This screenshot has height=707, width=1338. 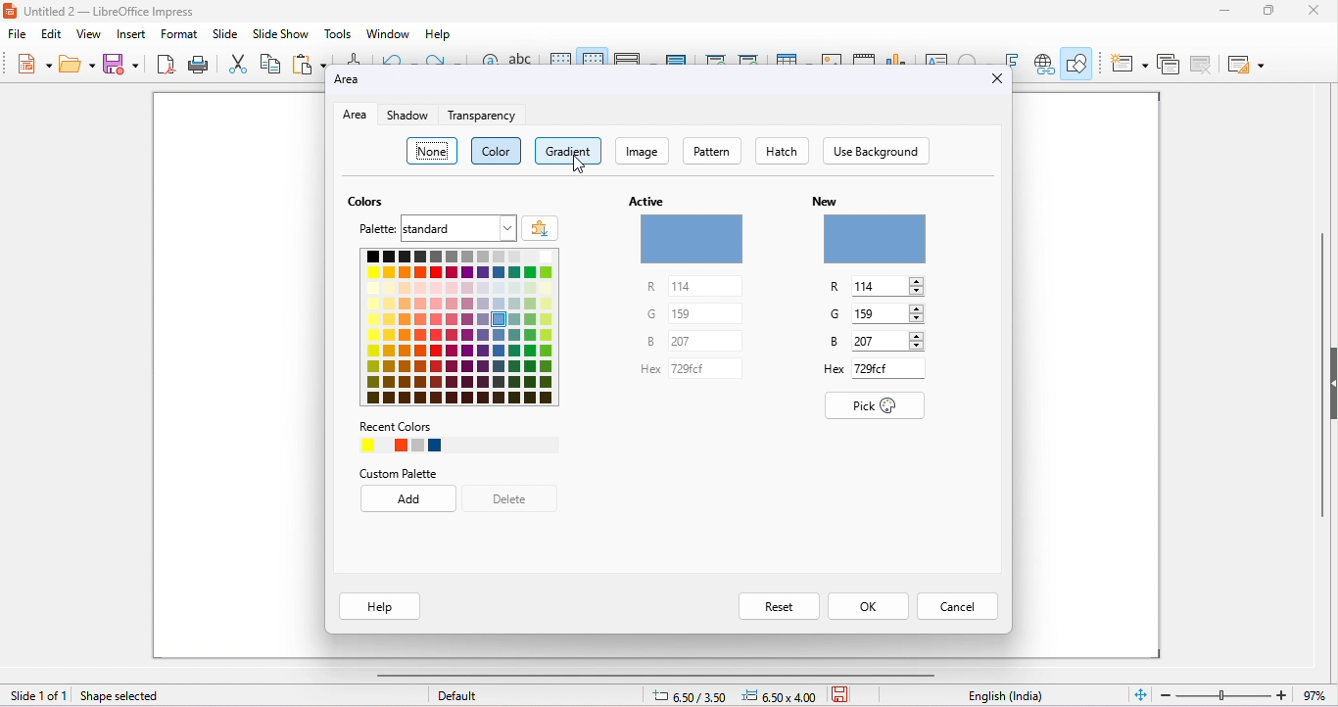 I want to click on untitled 2- libreoffice impress, so click(x=123, y=12).